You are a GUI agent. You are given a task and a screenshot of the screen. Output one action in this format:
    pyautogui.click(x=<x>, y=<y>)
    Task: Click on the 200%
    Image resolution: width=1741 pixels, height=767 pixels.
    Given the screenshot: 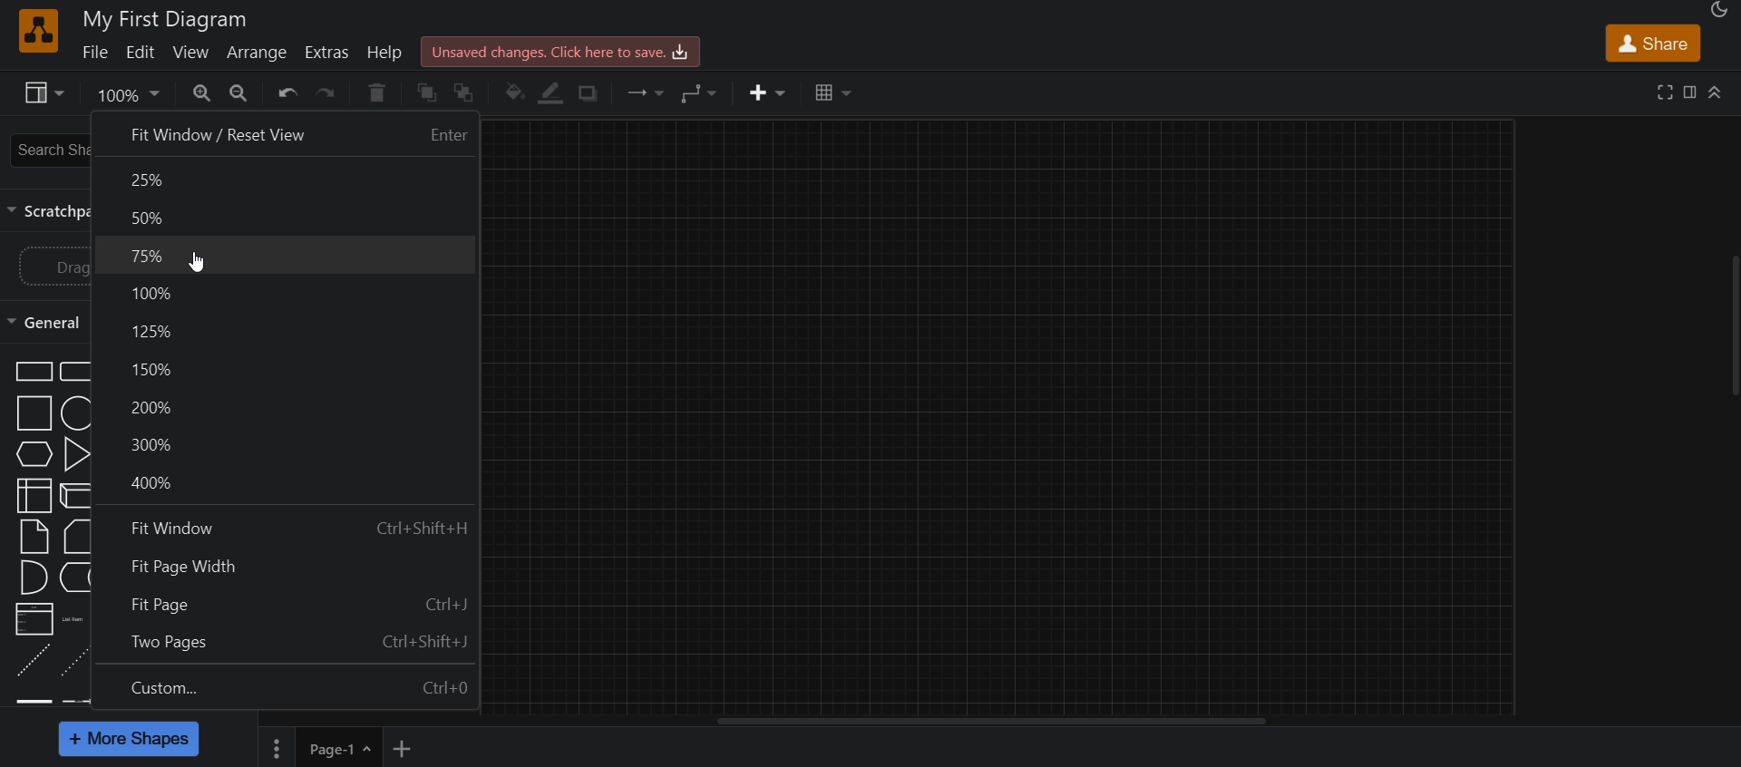 What is the action you would take?
    pyautogui.click(x=288, y=406)
    